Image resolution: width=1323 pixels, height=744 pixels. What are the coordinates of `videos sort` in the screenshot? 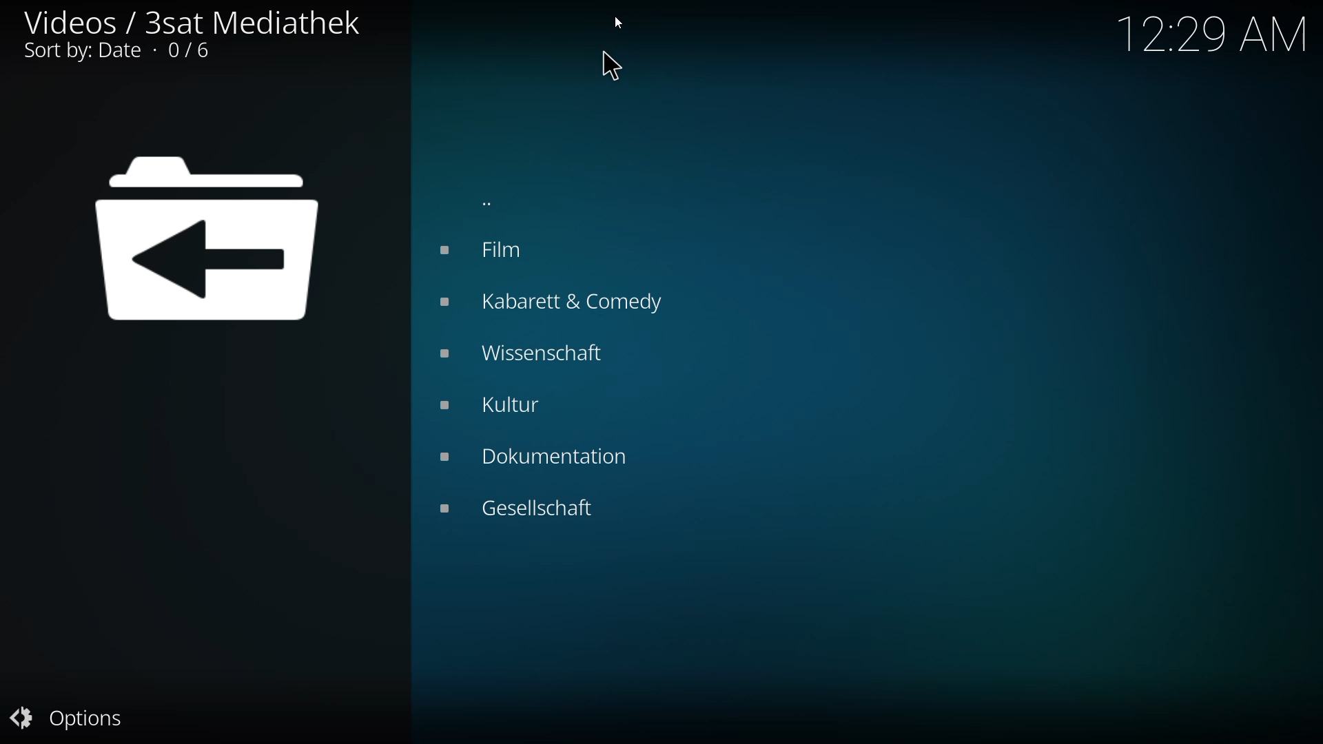 It's located at (187, 34).